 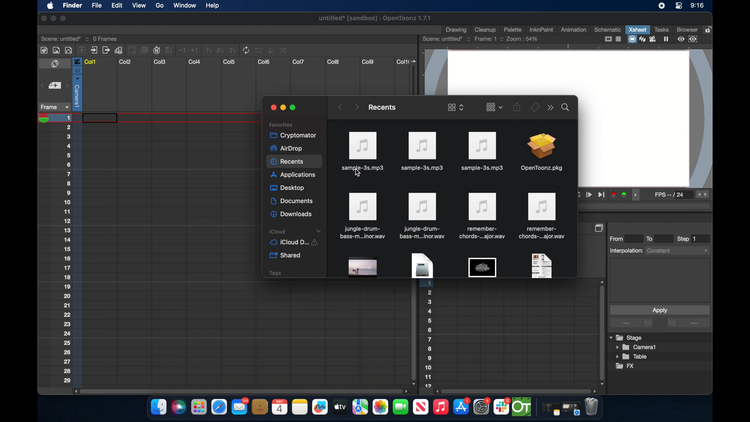 What do you see at coordinates (54, 86) in the screenshot?
I see `set` at bounding box center [54, 86].